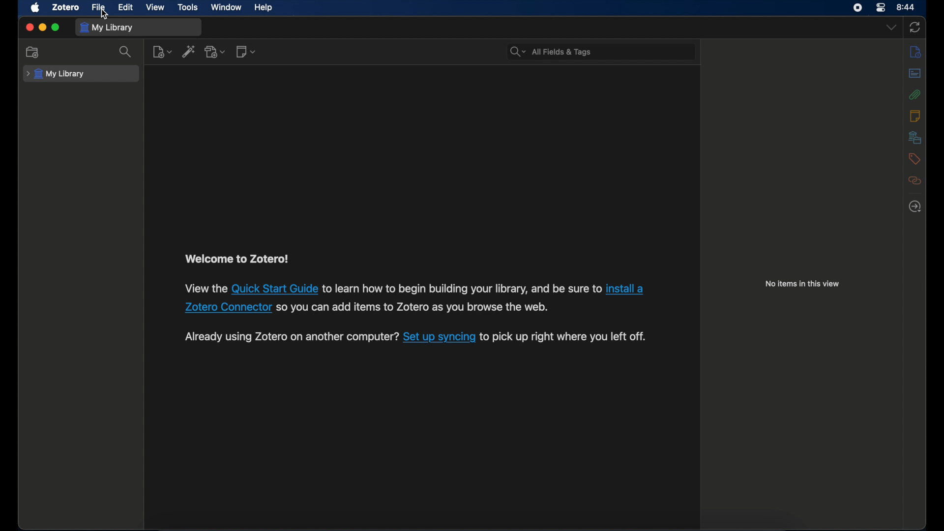  What do you see at coordinates (291, 337) in the screenshot?
I see `Already using Zotero on another computer? Set up syncing to pick up right where you left off.` at bounding box center [291, 337].